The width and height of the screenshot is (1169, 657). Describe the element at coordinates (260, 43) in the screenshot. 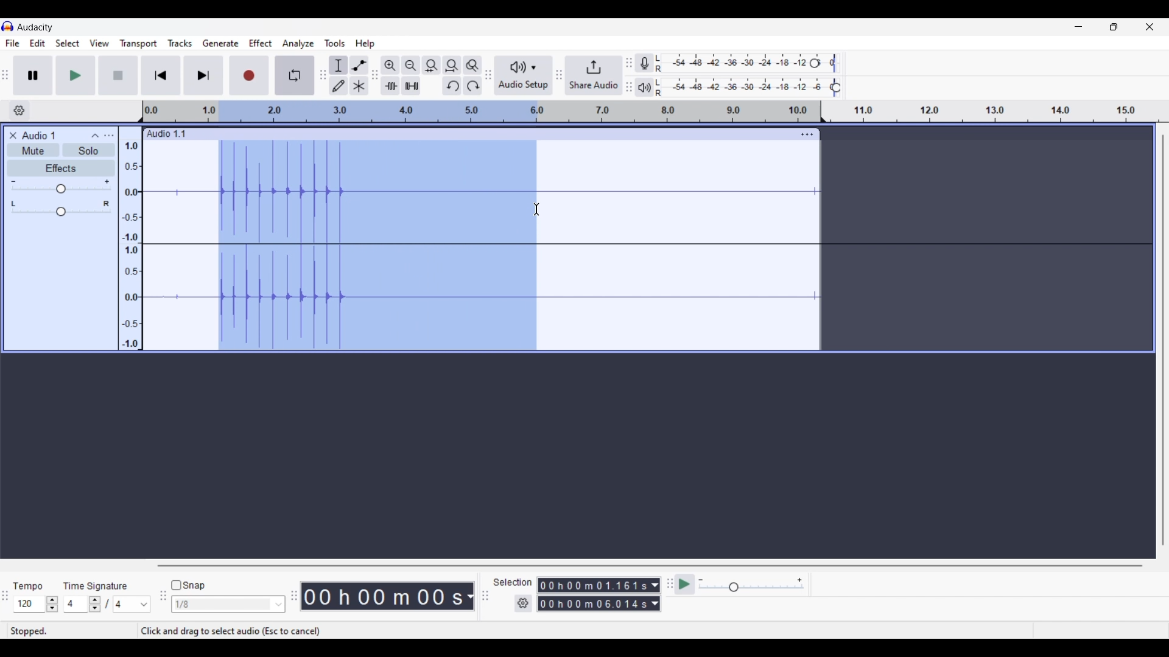

I see `Effect menu` at that location.